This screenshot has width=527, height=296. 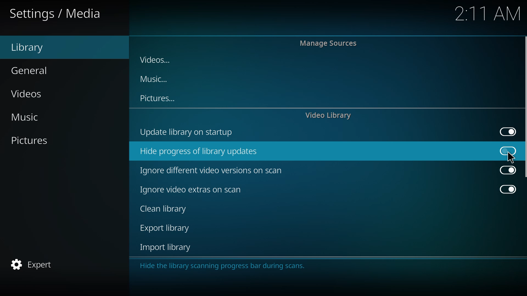 What do you see at coordinates (511, 158) in the screenshot?
I see `cursor` at bounding box center [511, 158].